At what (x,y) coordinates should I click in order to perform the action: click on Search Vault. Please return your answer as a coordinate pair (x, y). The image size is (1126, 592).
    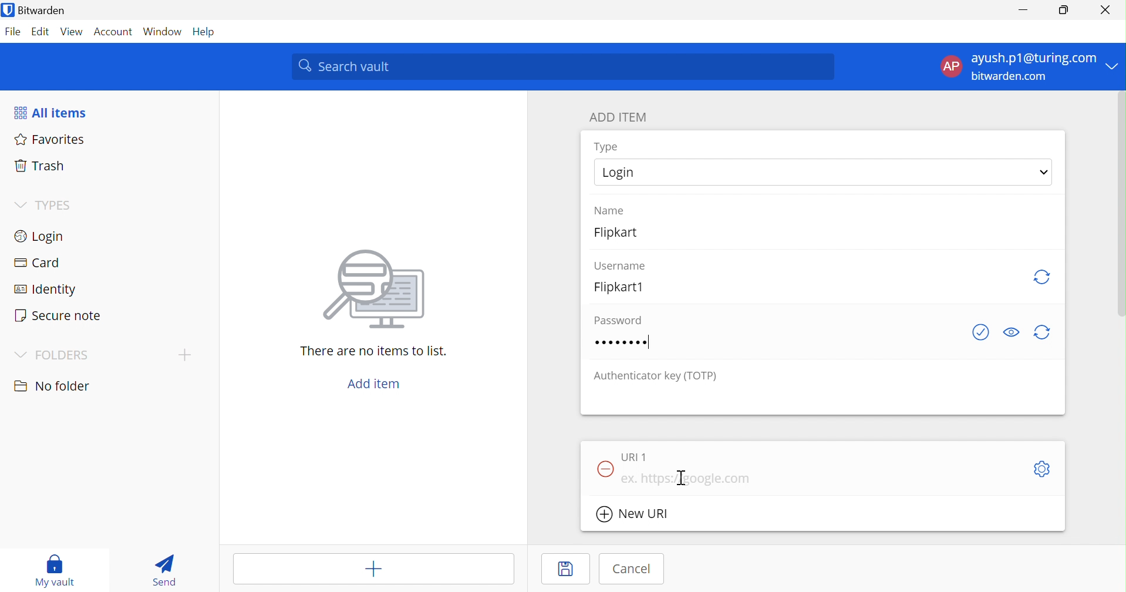
    Looking at the image, I should click on (564, 66).